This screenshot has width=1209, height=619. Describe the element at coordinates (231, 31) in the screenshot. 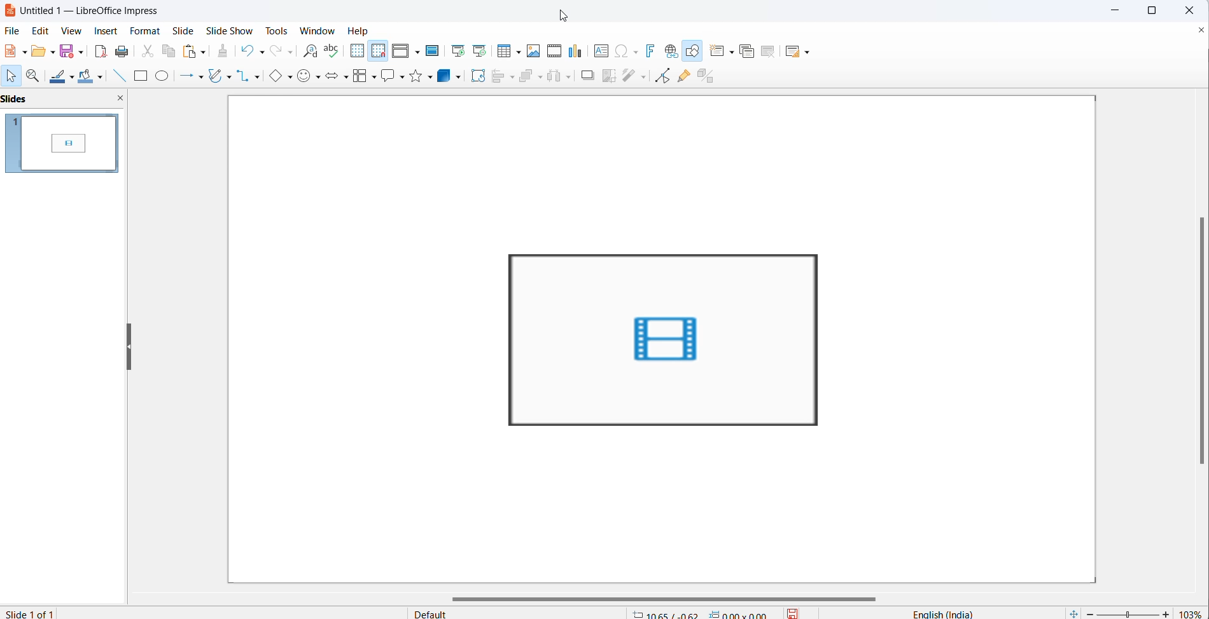

I see `slide show` at that location.